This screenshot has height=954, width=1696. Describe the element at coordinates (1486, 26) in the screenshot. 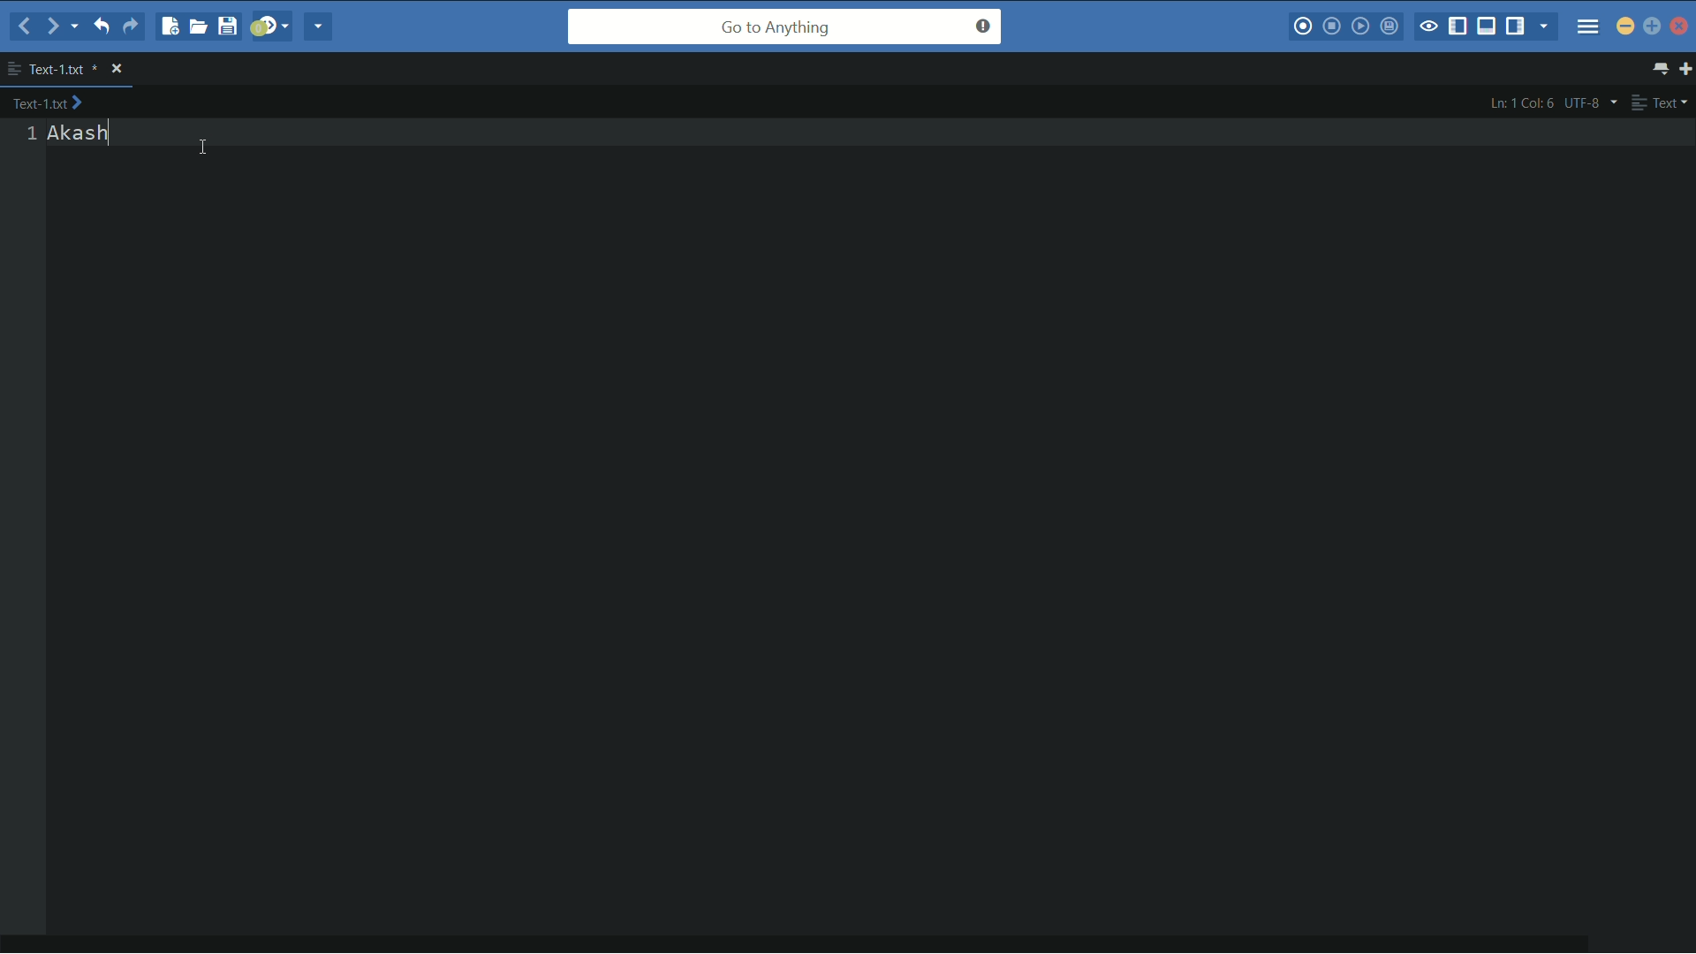

I see `show/hide bottom panel` at that location.